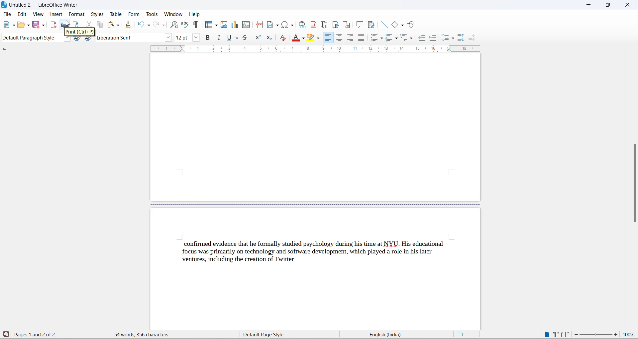  What do you see at coordinates (315, 49) in the screenshot?
I see `scaling` at bounding box center [315, 49].